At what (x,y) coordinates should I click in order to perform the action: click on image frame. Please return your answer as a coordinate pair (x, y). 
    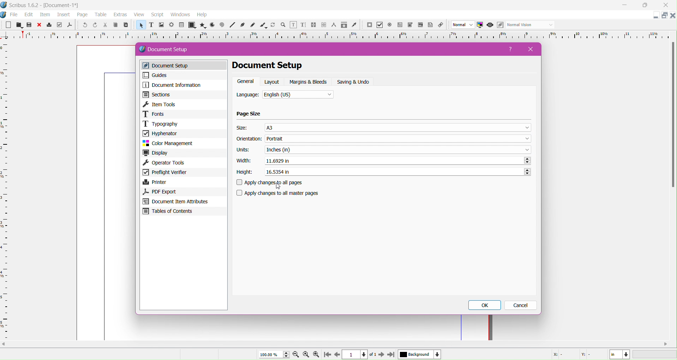
    Looking at the image, I should click on (161, 25).